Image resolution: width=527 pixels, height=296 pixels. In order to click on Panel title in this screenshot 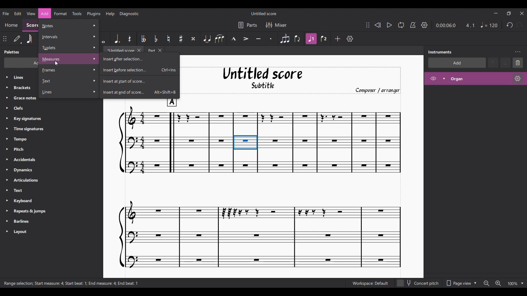, I will do `click(439, 52)`.